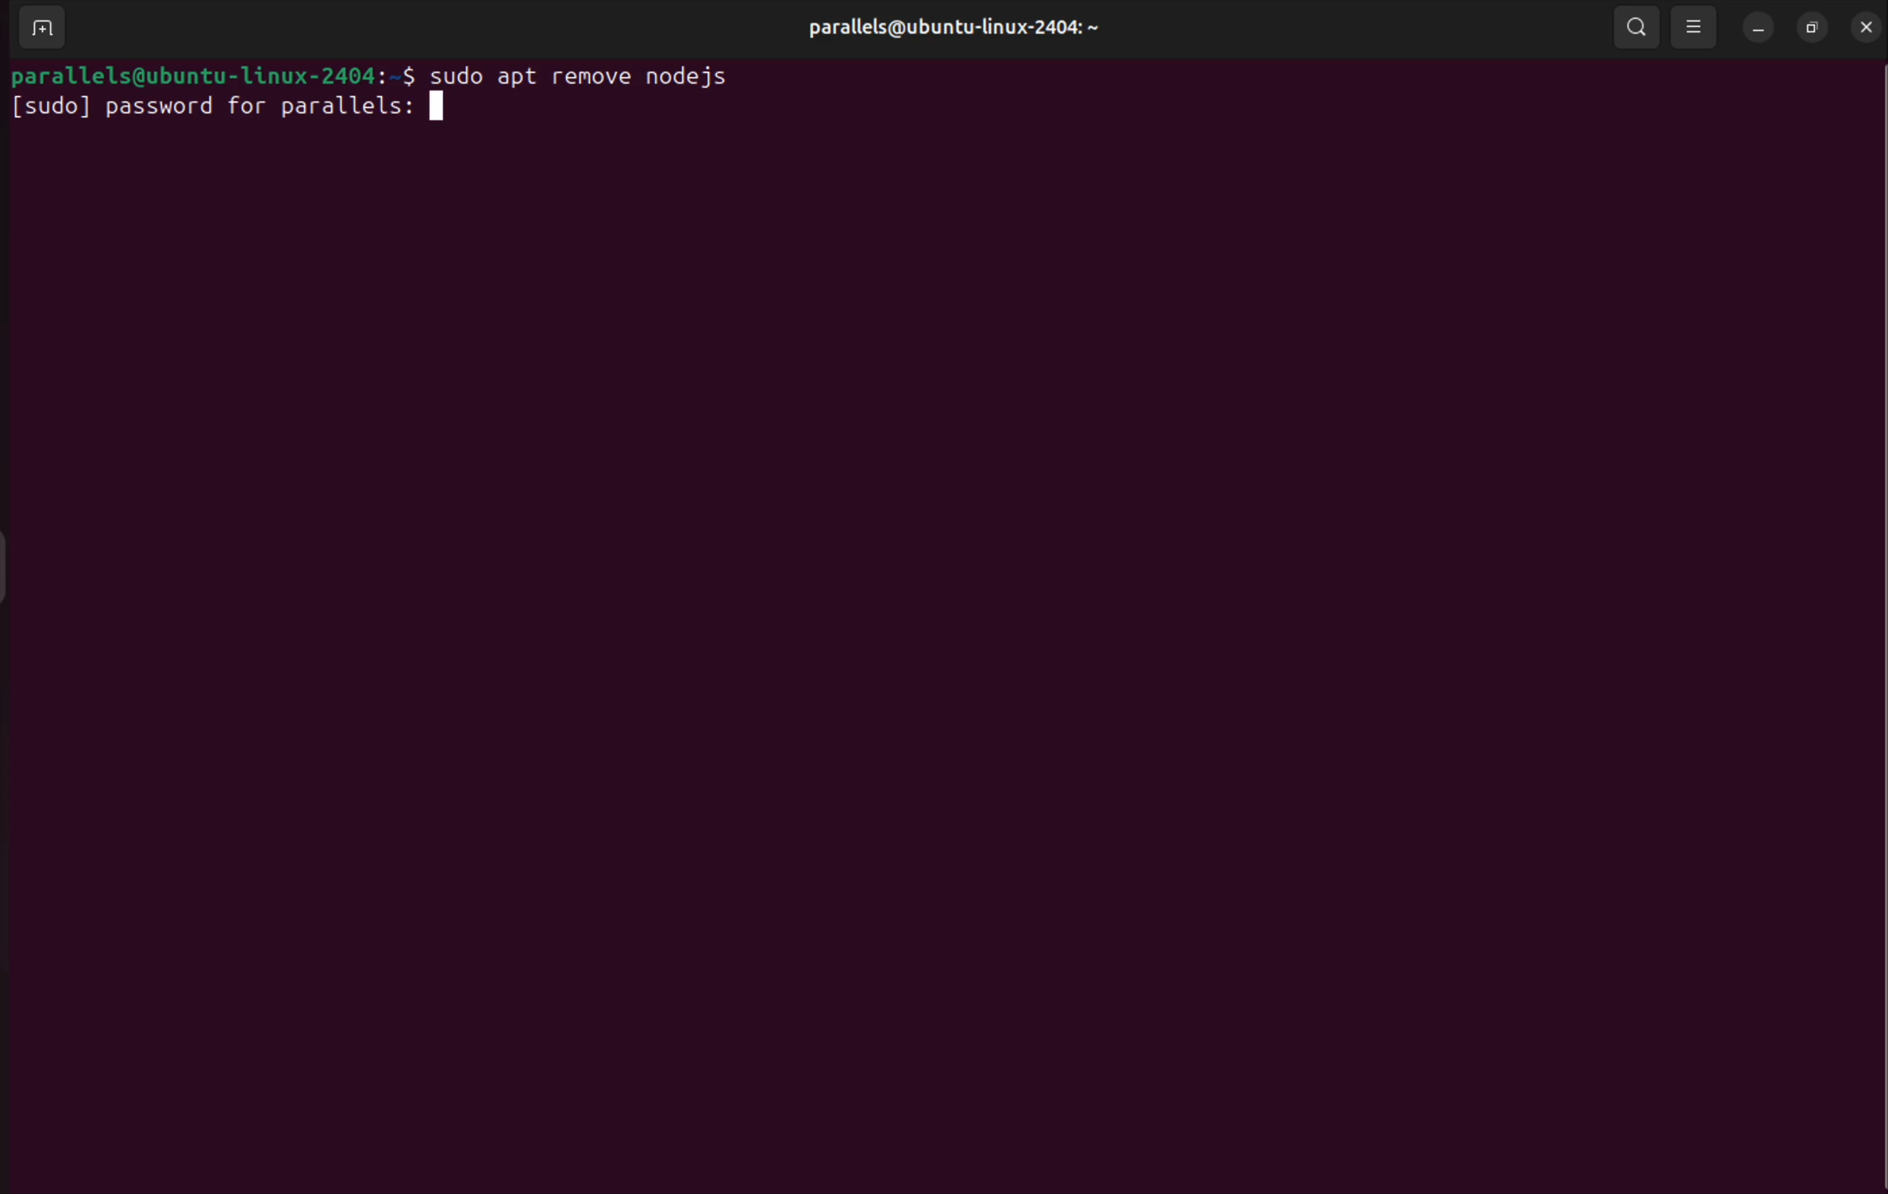 The height and width of the screenshot is (1194, 1888). I want to click on add terminal, so click(41, 28).